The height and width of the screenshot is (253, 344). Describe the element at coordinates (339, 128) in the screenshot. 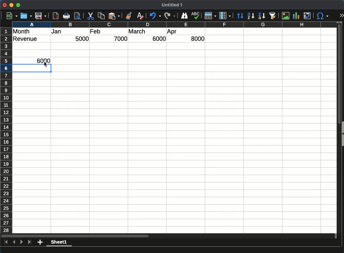

I see `Vertical scroll` at that location.